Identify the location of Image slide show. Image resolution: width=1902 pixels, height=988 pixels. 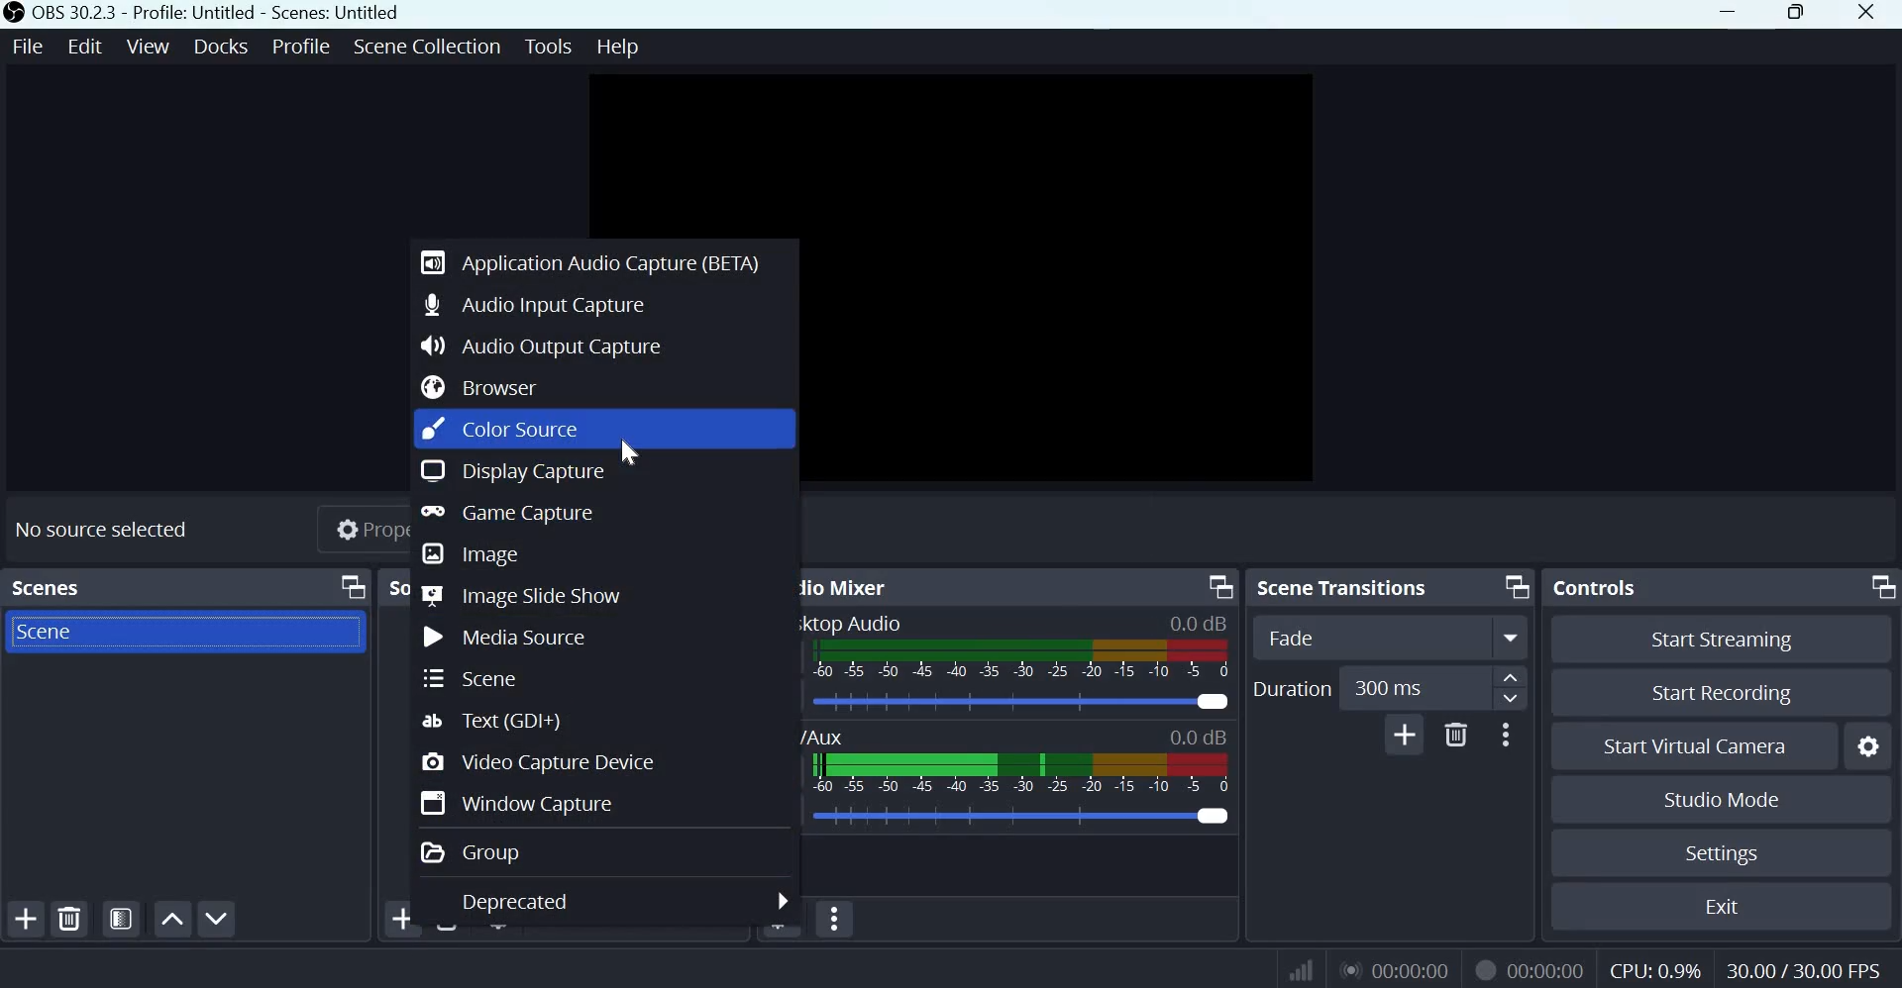
(523, 595).